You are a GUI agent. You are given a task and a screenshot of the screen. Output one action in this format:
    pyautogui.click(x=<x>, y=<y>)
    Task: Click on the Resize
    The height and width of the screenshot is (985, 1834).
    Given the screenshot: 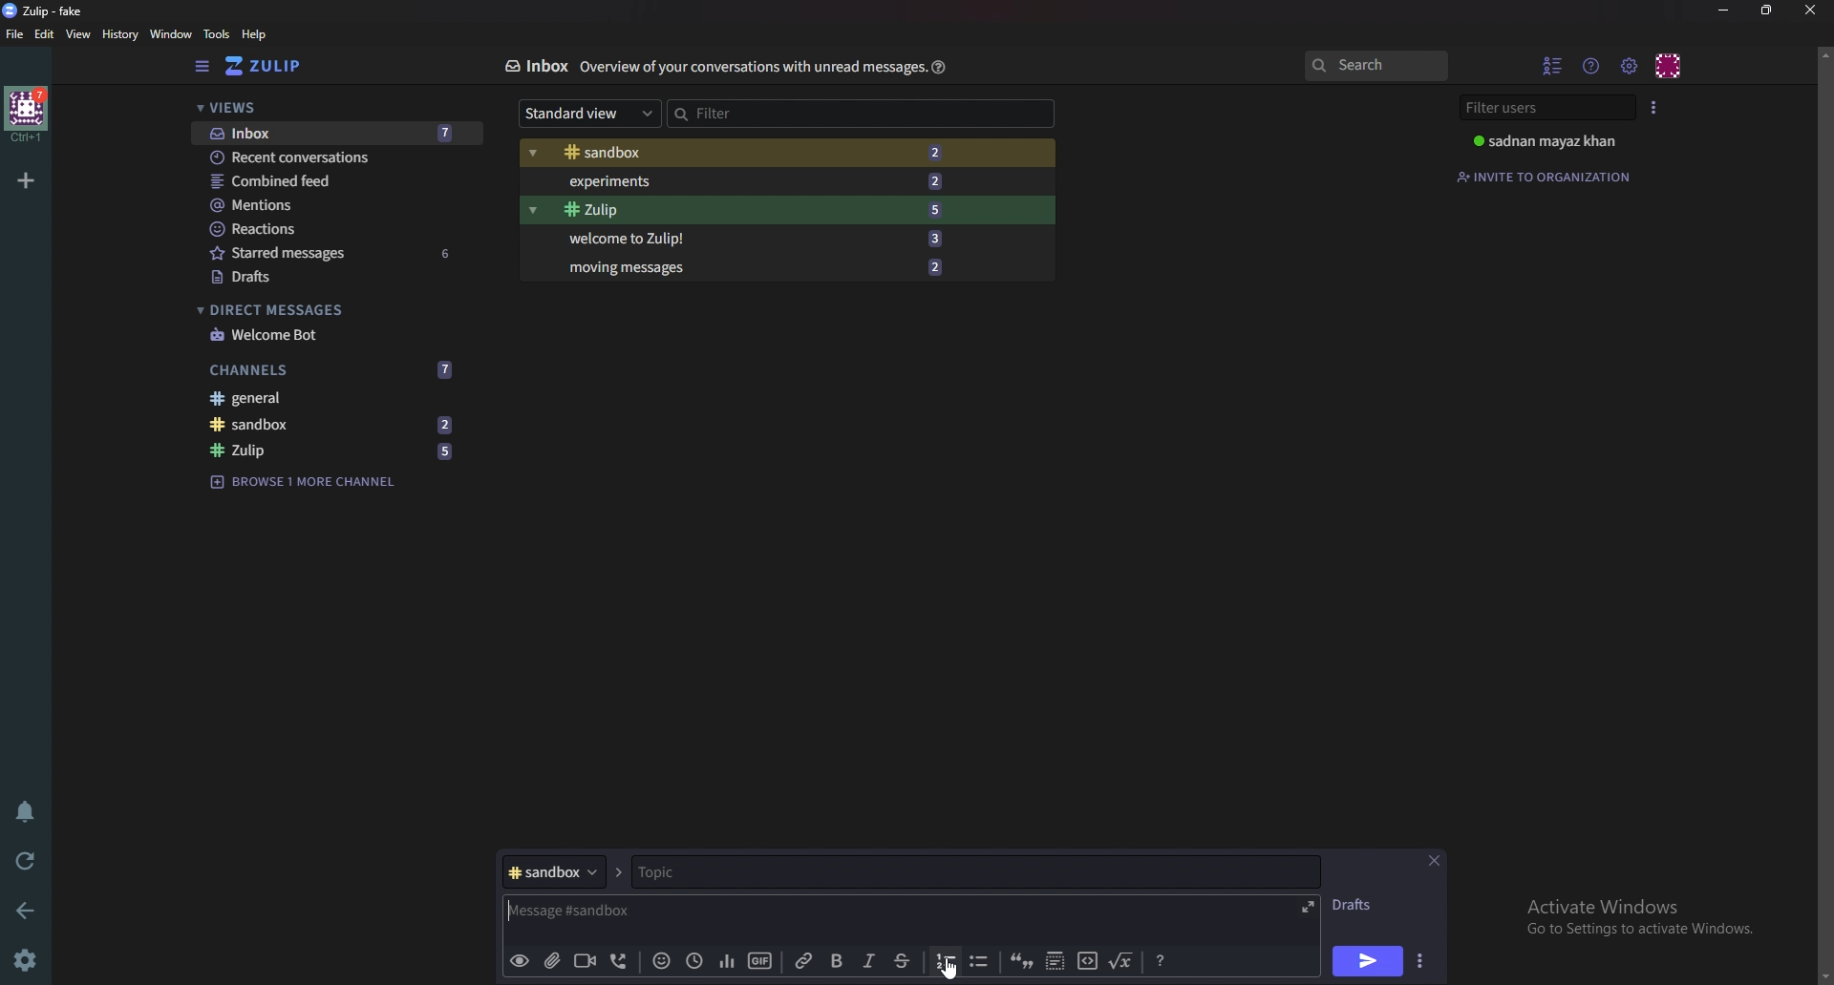 What is the action you would take?
    pyautogui.click(x=1767, y=10)
    